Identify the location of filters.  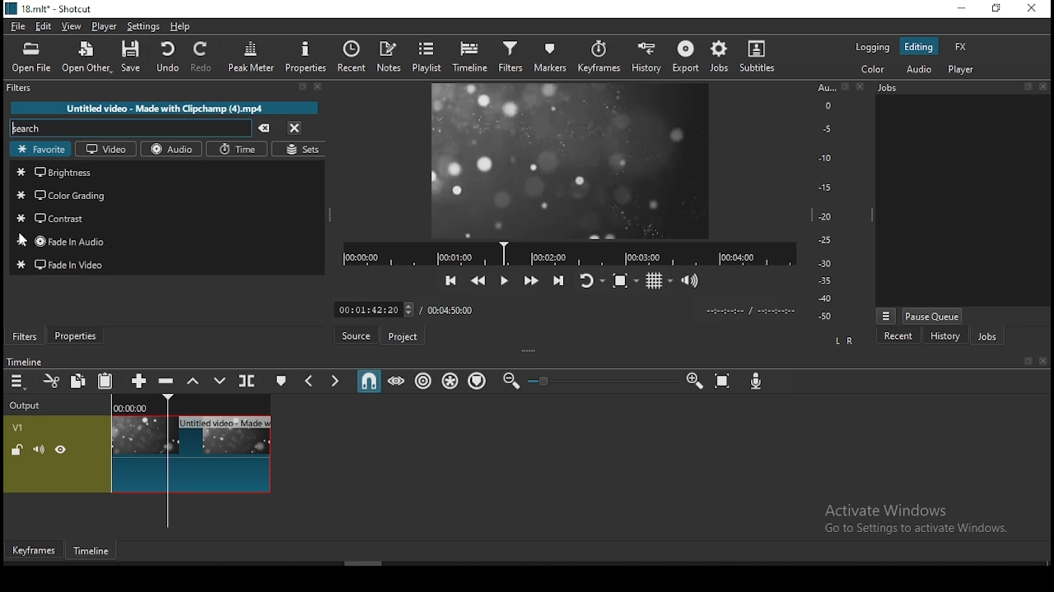
(511, 58).